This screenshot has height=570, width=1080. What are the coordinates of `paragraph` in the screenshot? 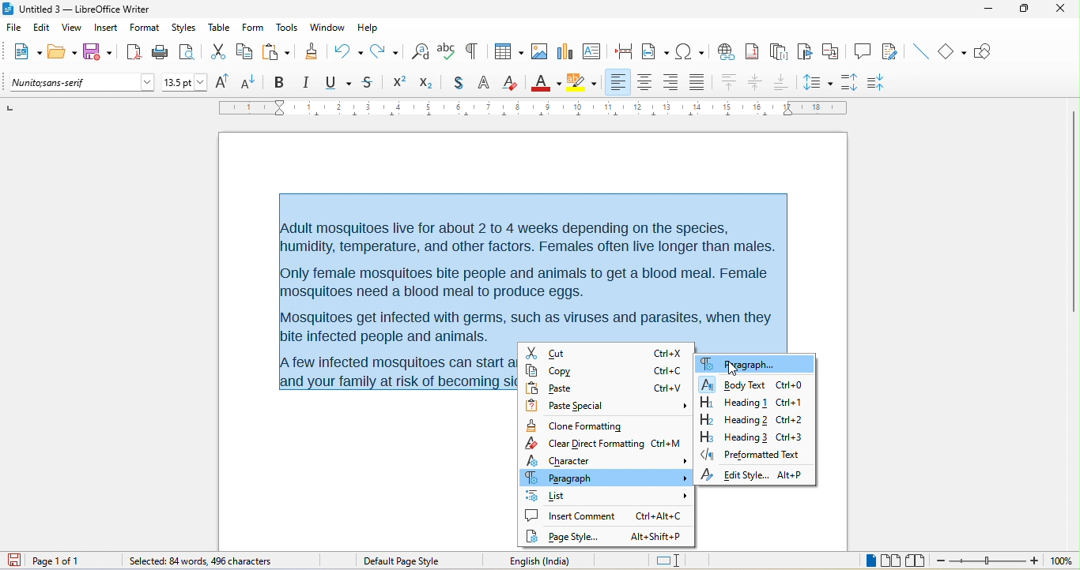 It's located at (605, 477).